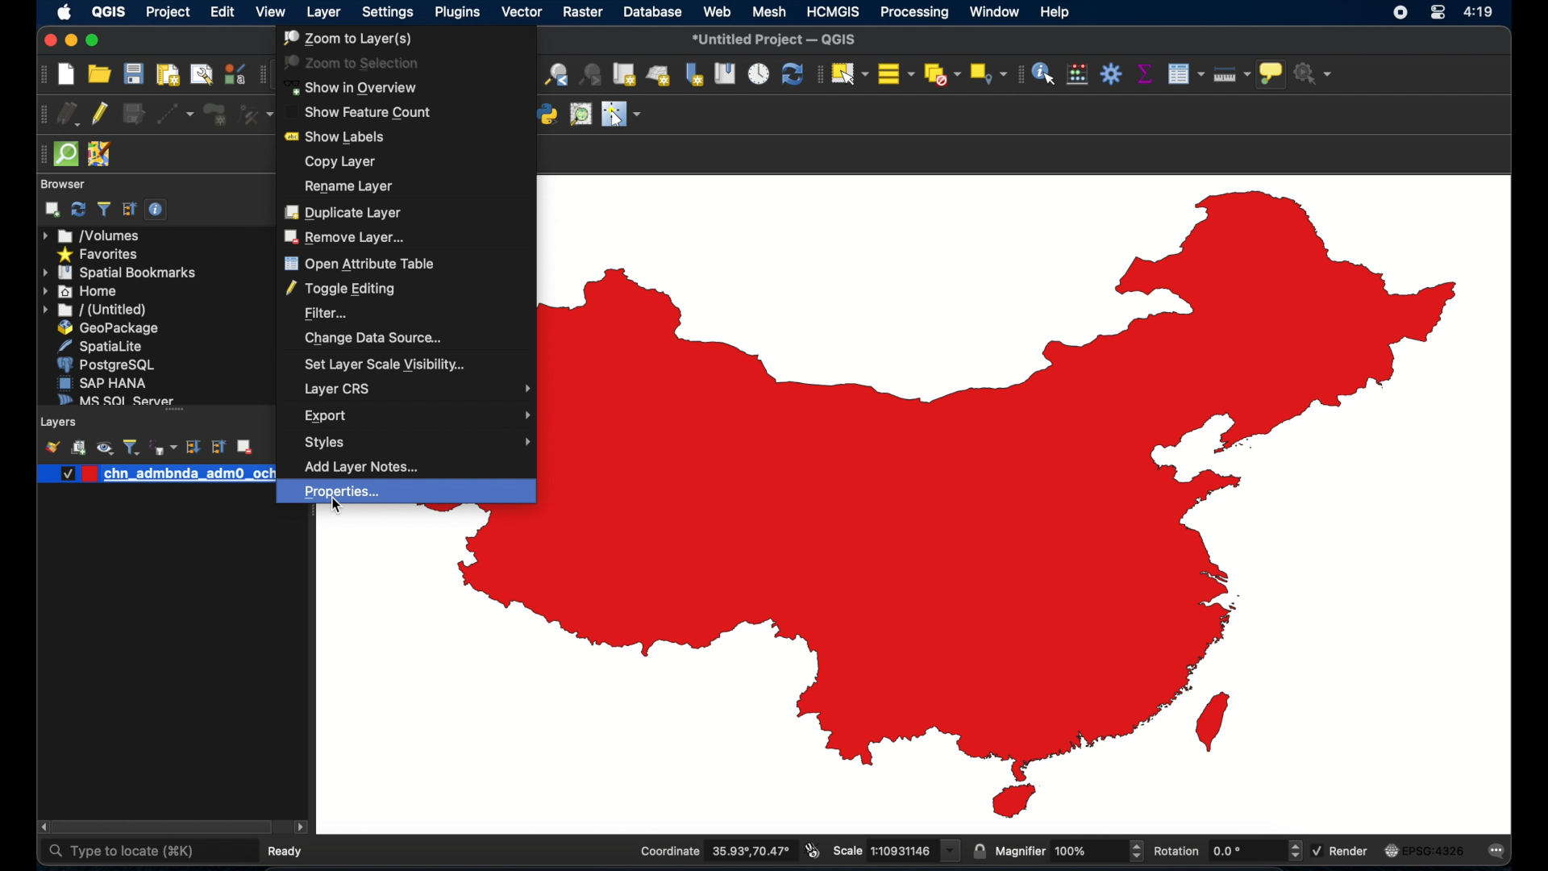  I want to click on osm place search, so click(582, 115).